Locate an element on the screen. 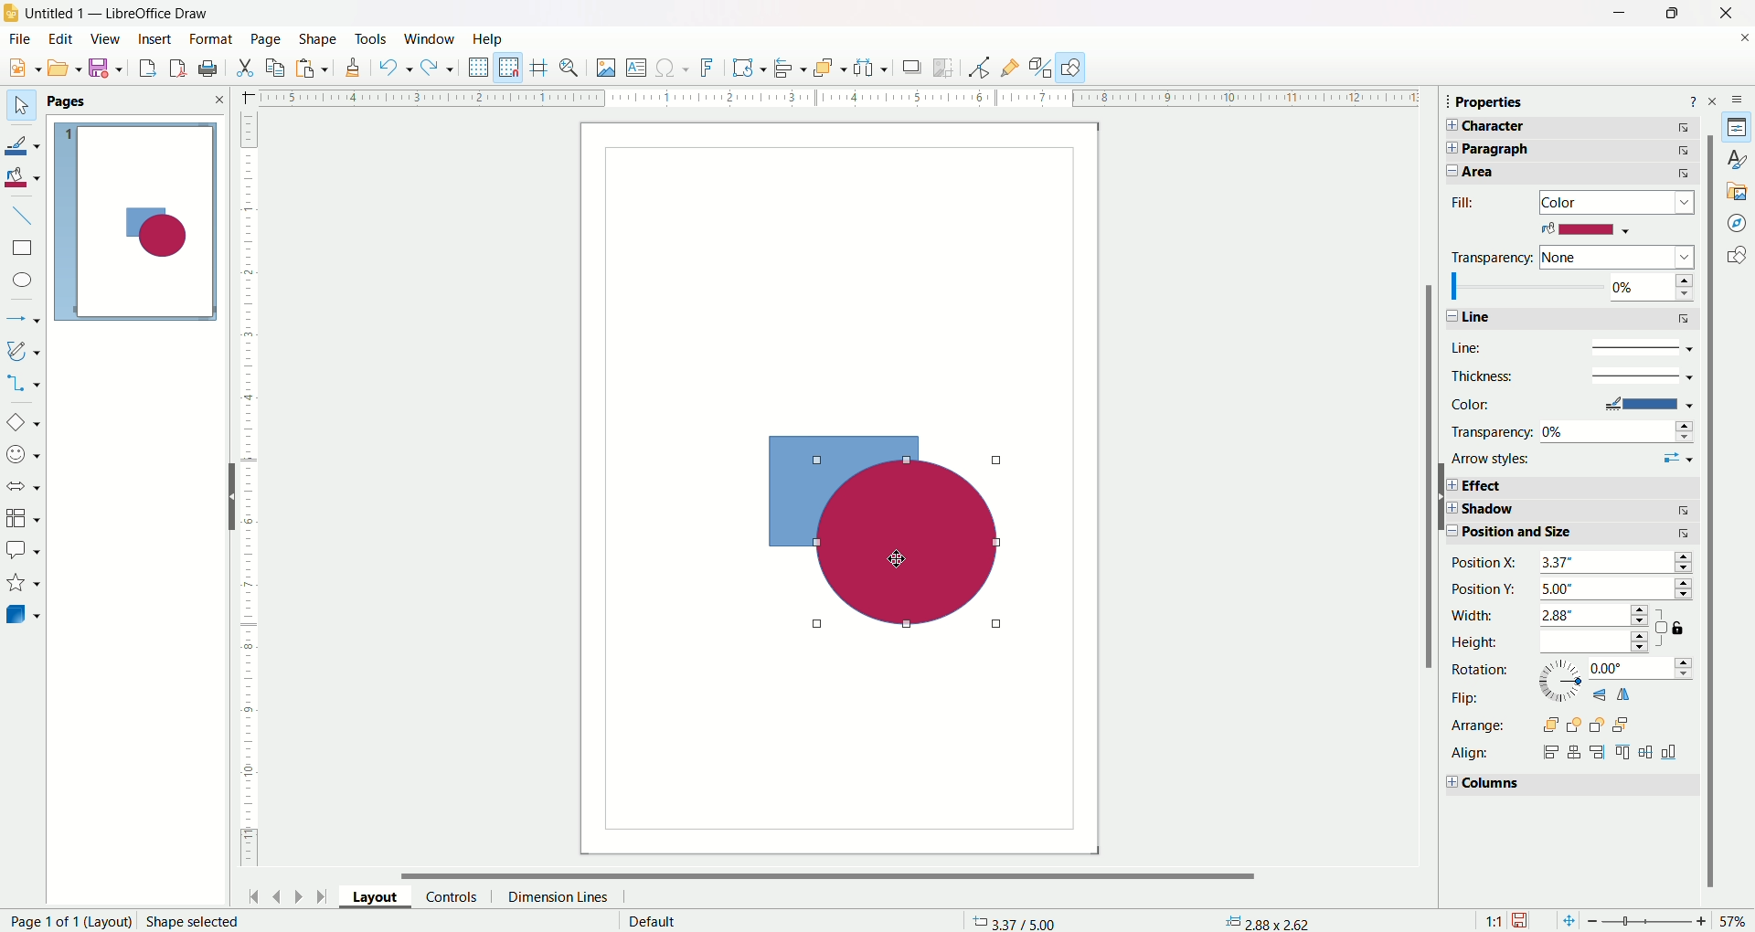 Image resolution: width=1755 pixels, height=932 pixels. align is located at coordinates (1571, 753).